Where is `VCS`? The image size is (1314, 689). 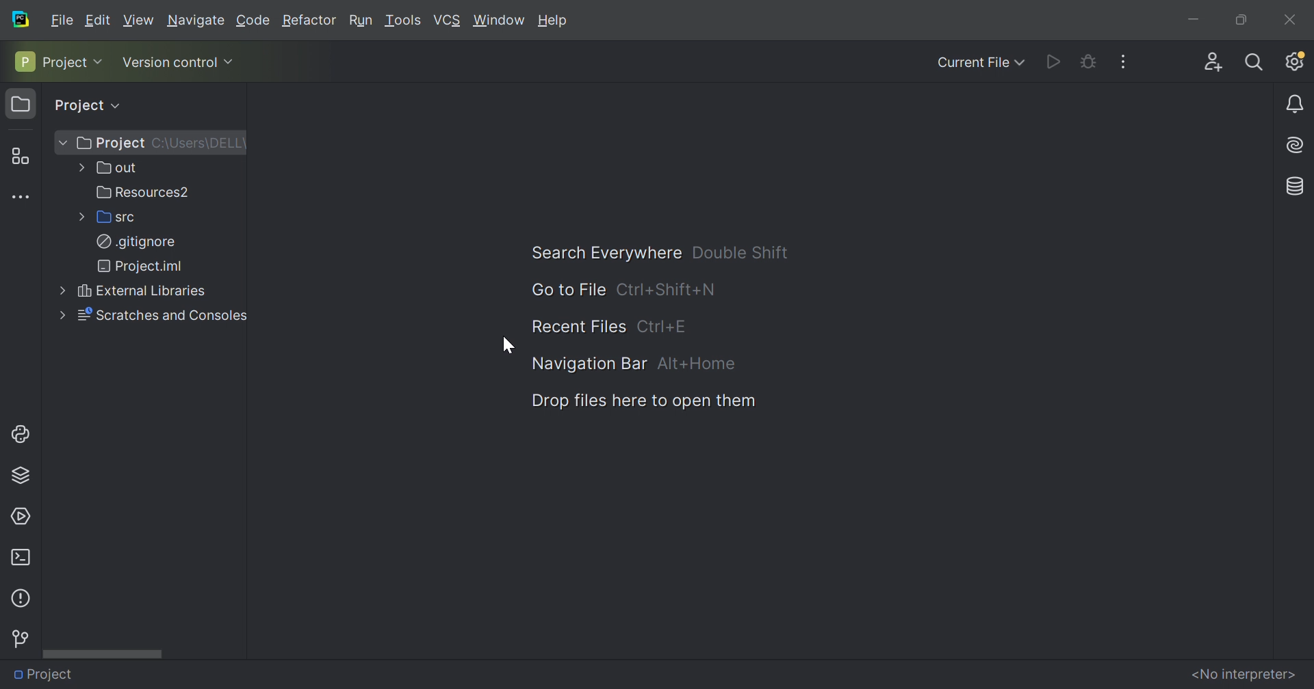
VCS is located at coordinates (448, 20).